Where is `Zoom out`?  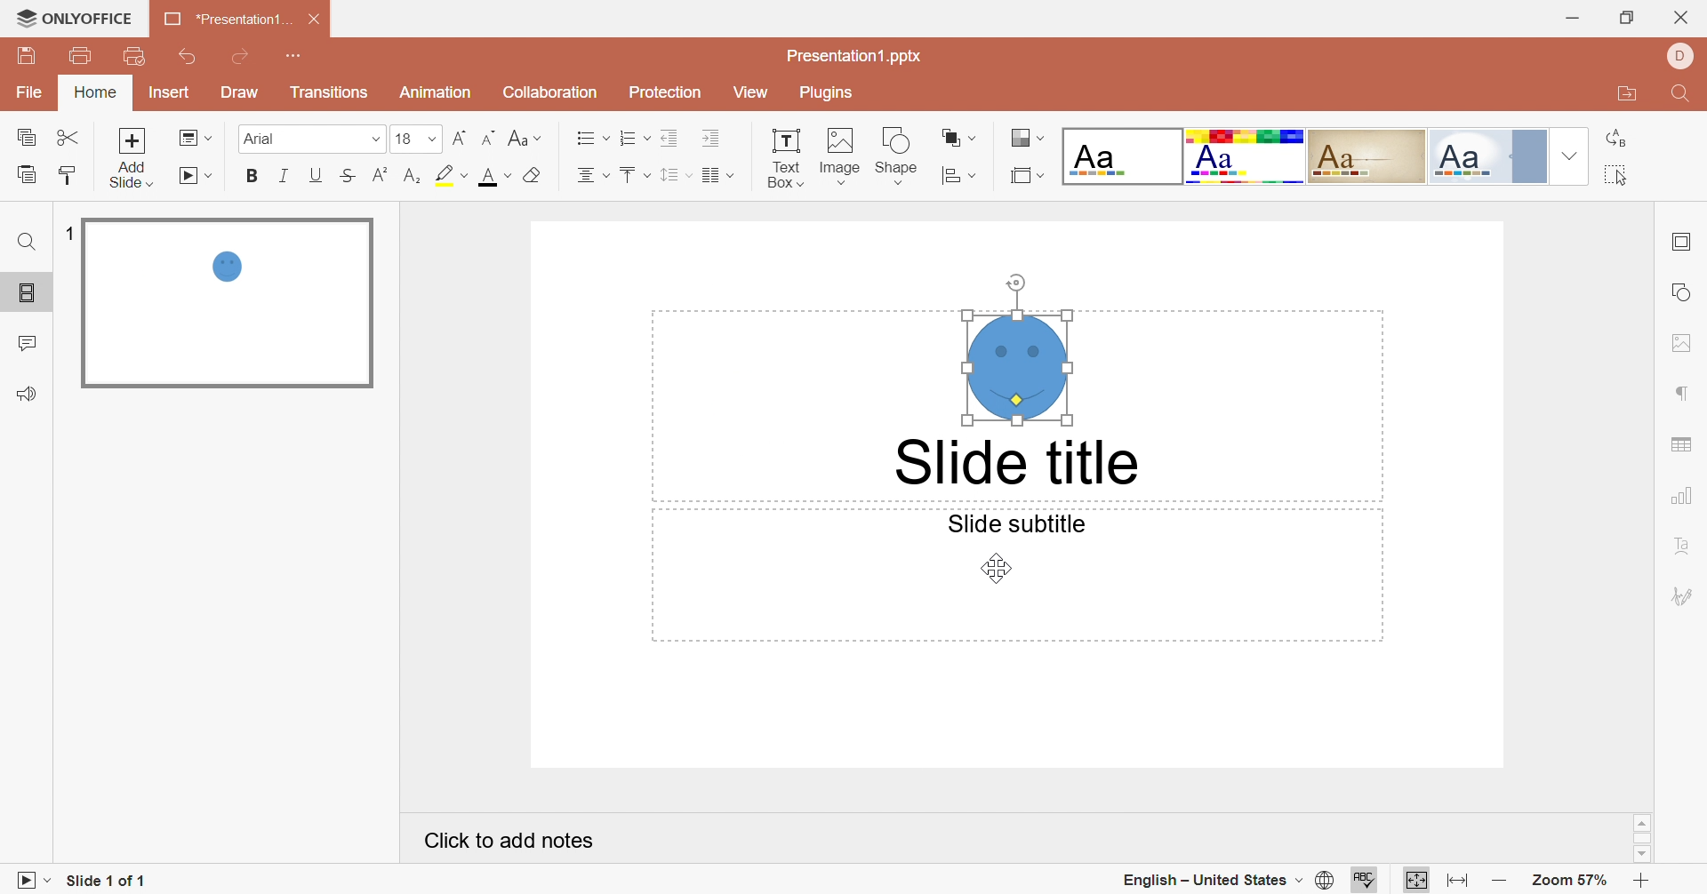 Zoom out is located at coordinates (1500, 882).